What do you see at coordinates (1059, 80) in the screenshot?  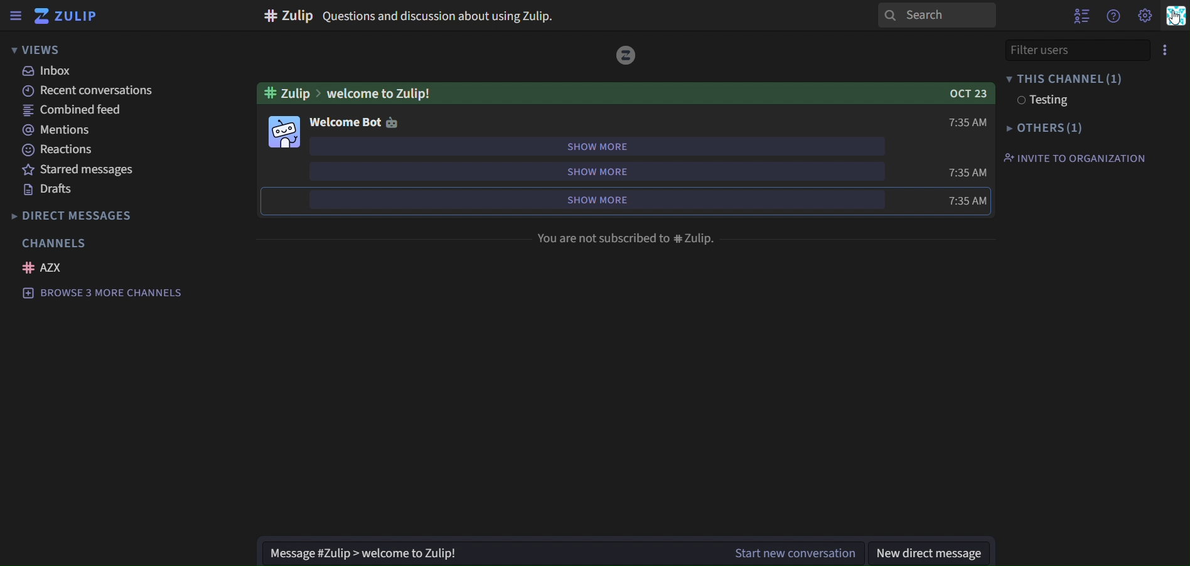 I see `this channel` at bounding box center [1059, 80].